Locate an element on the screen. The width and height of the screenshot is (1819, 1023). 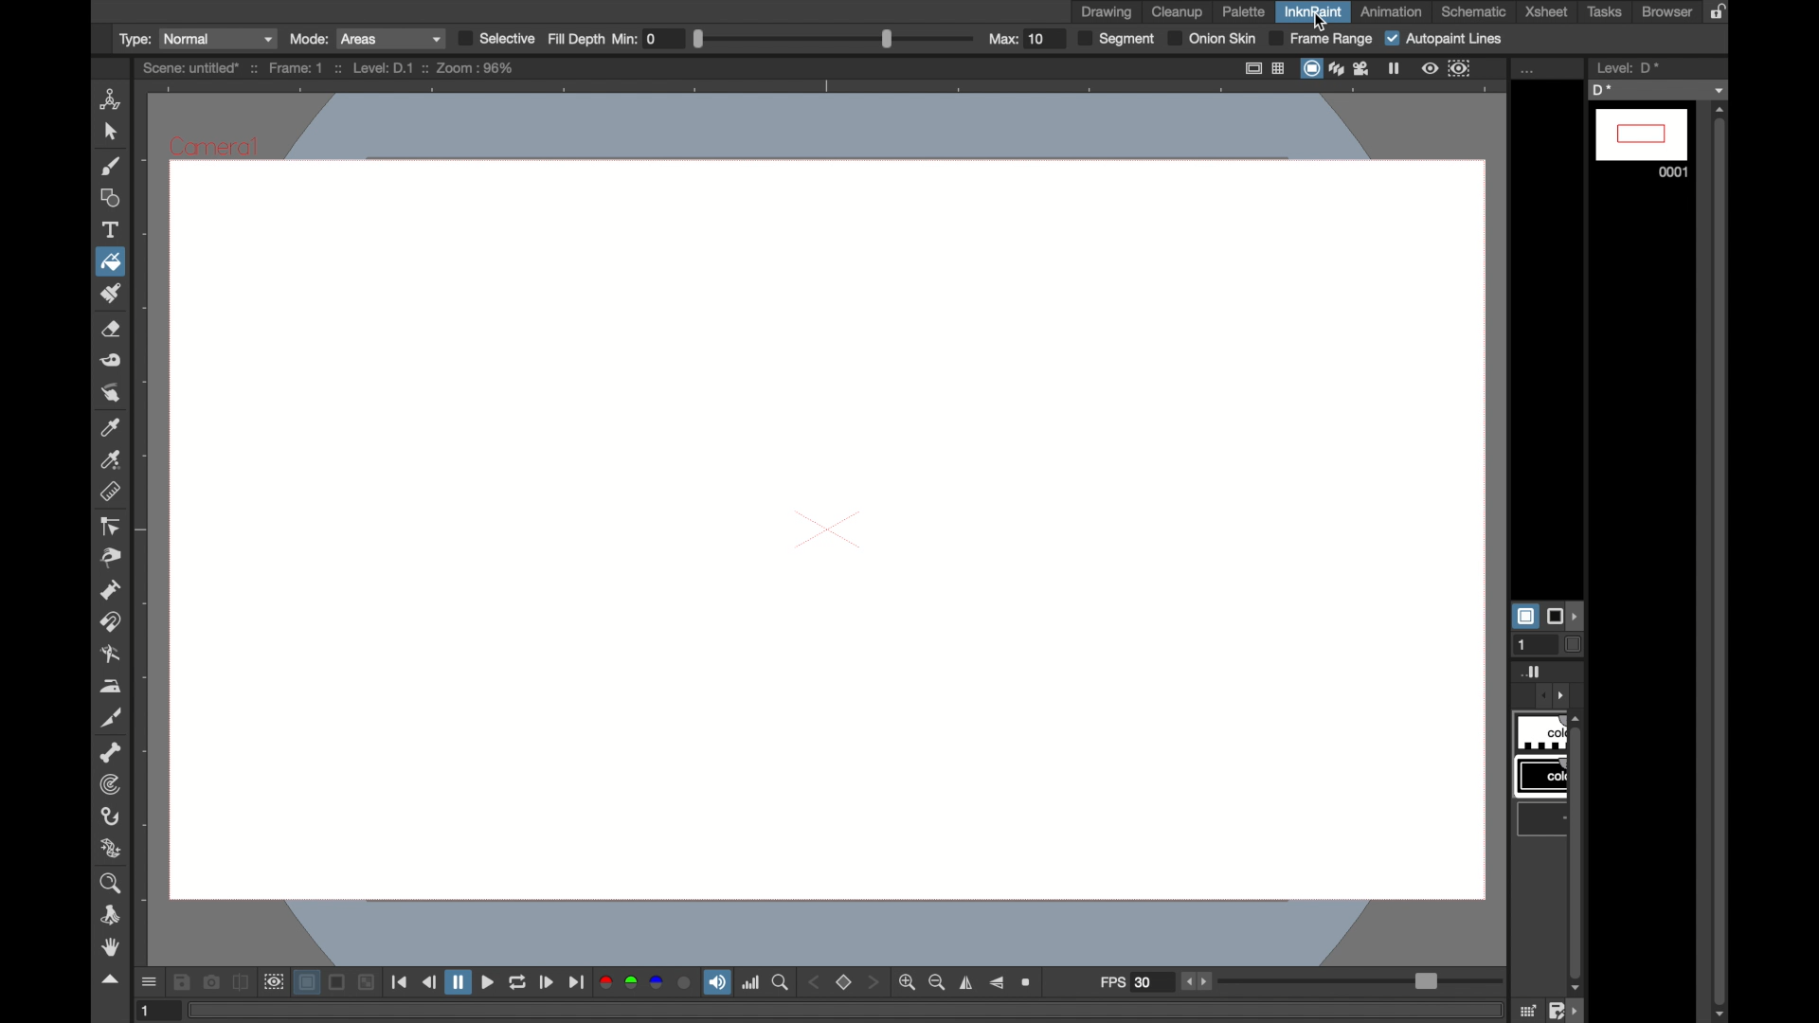
slider is located at coordinates (834, 38).